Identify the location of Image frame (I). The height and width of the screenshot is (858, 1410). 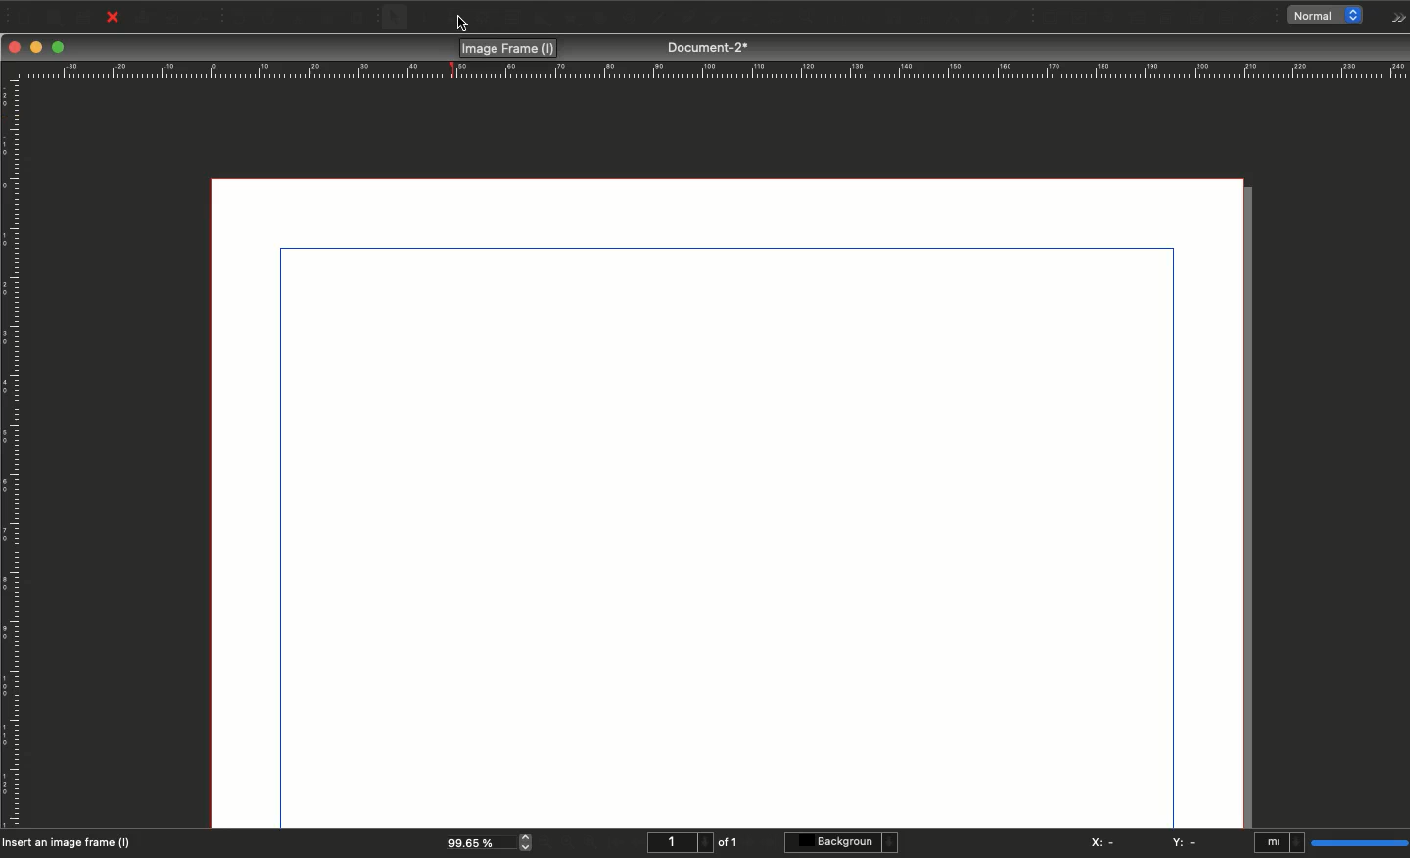
(510, 49).